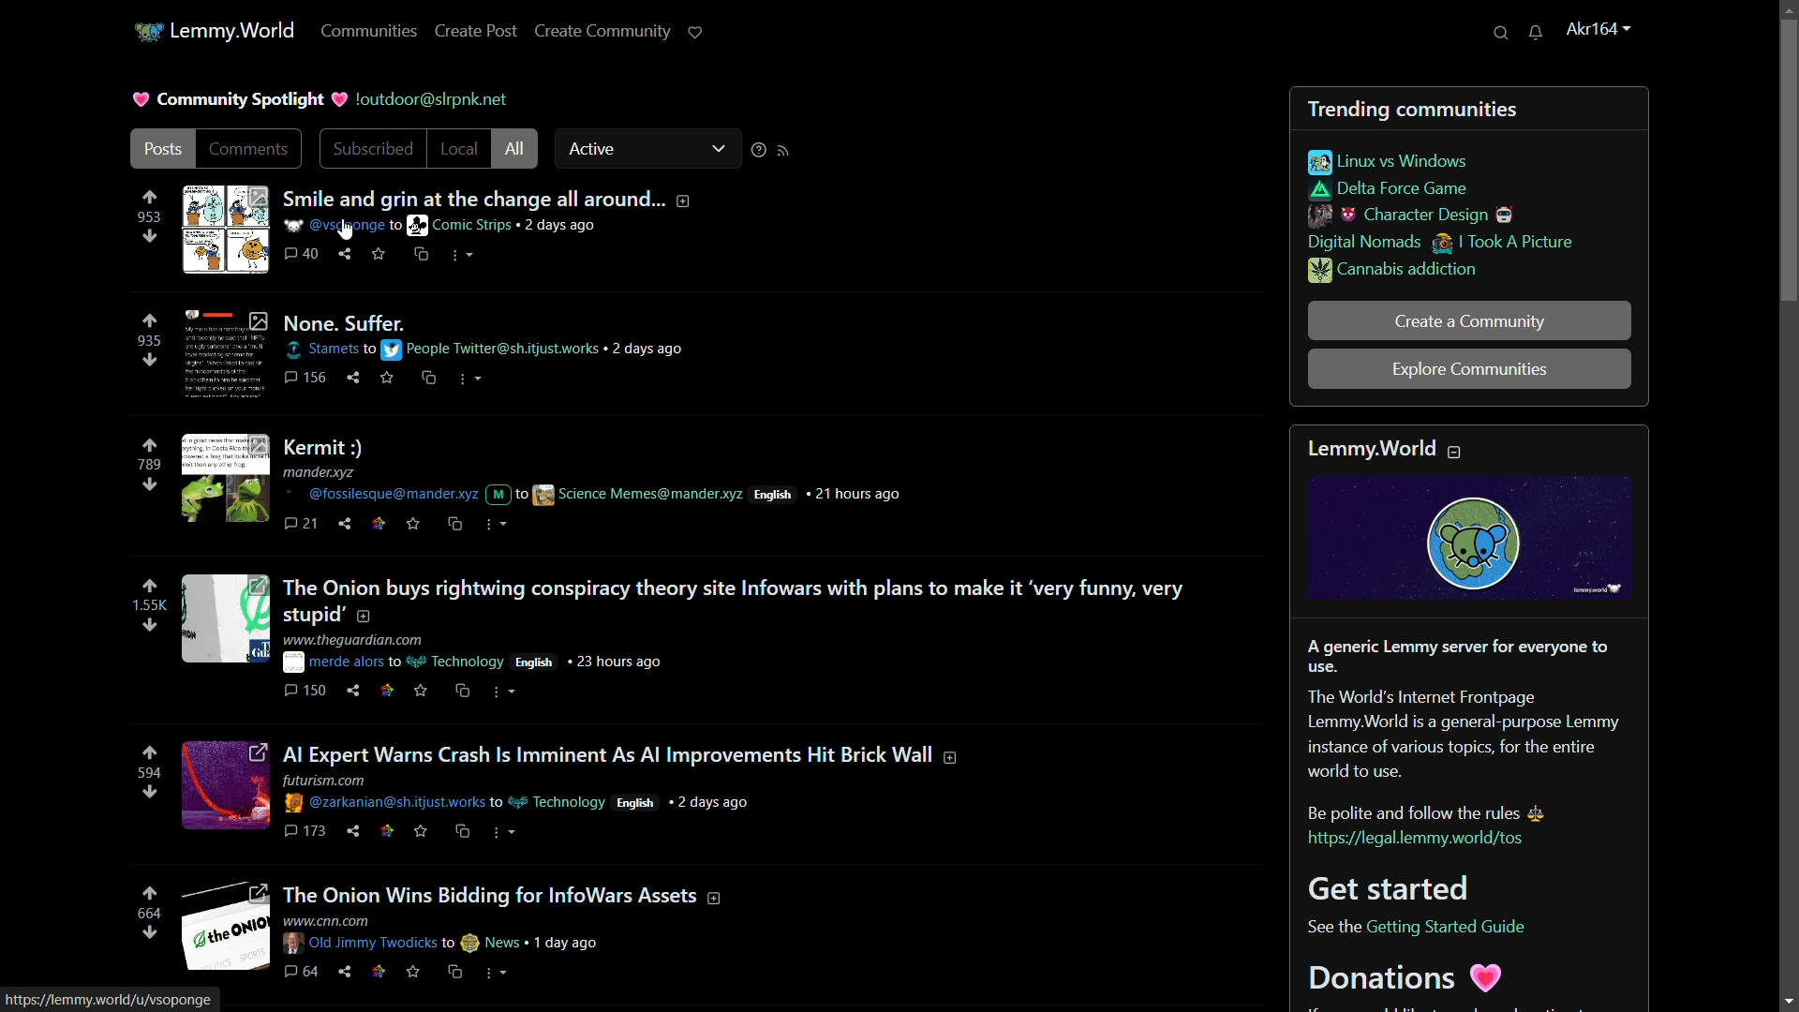 This screenshot has height=1012, width=1799. Describe the element at coordinates (453, 971) in the screenshot. I see `cs` at that location.